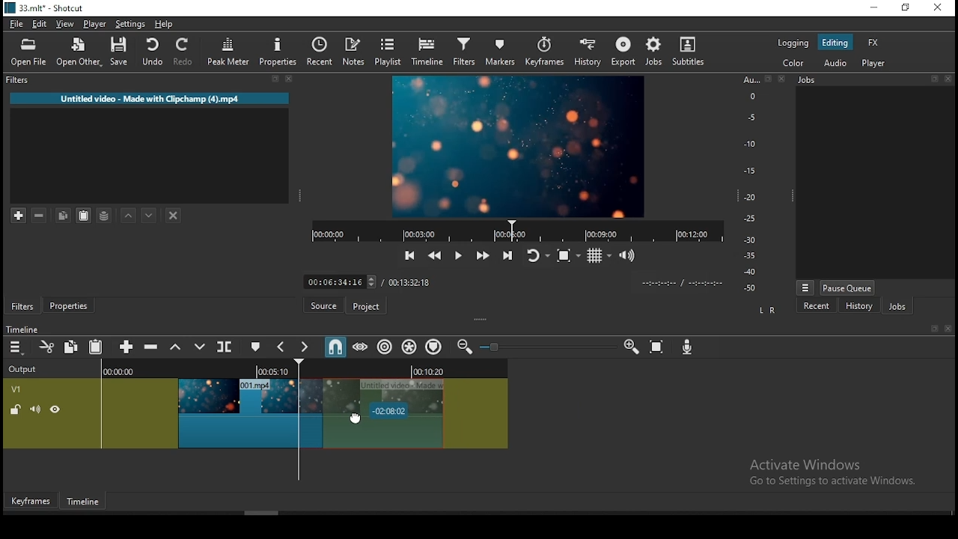 The image size is (958, 539). What do you see at coordinates (457, 258) in the screenshot?
I see `play/pause` at bounding box center [457, 258].